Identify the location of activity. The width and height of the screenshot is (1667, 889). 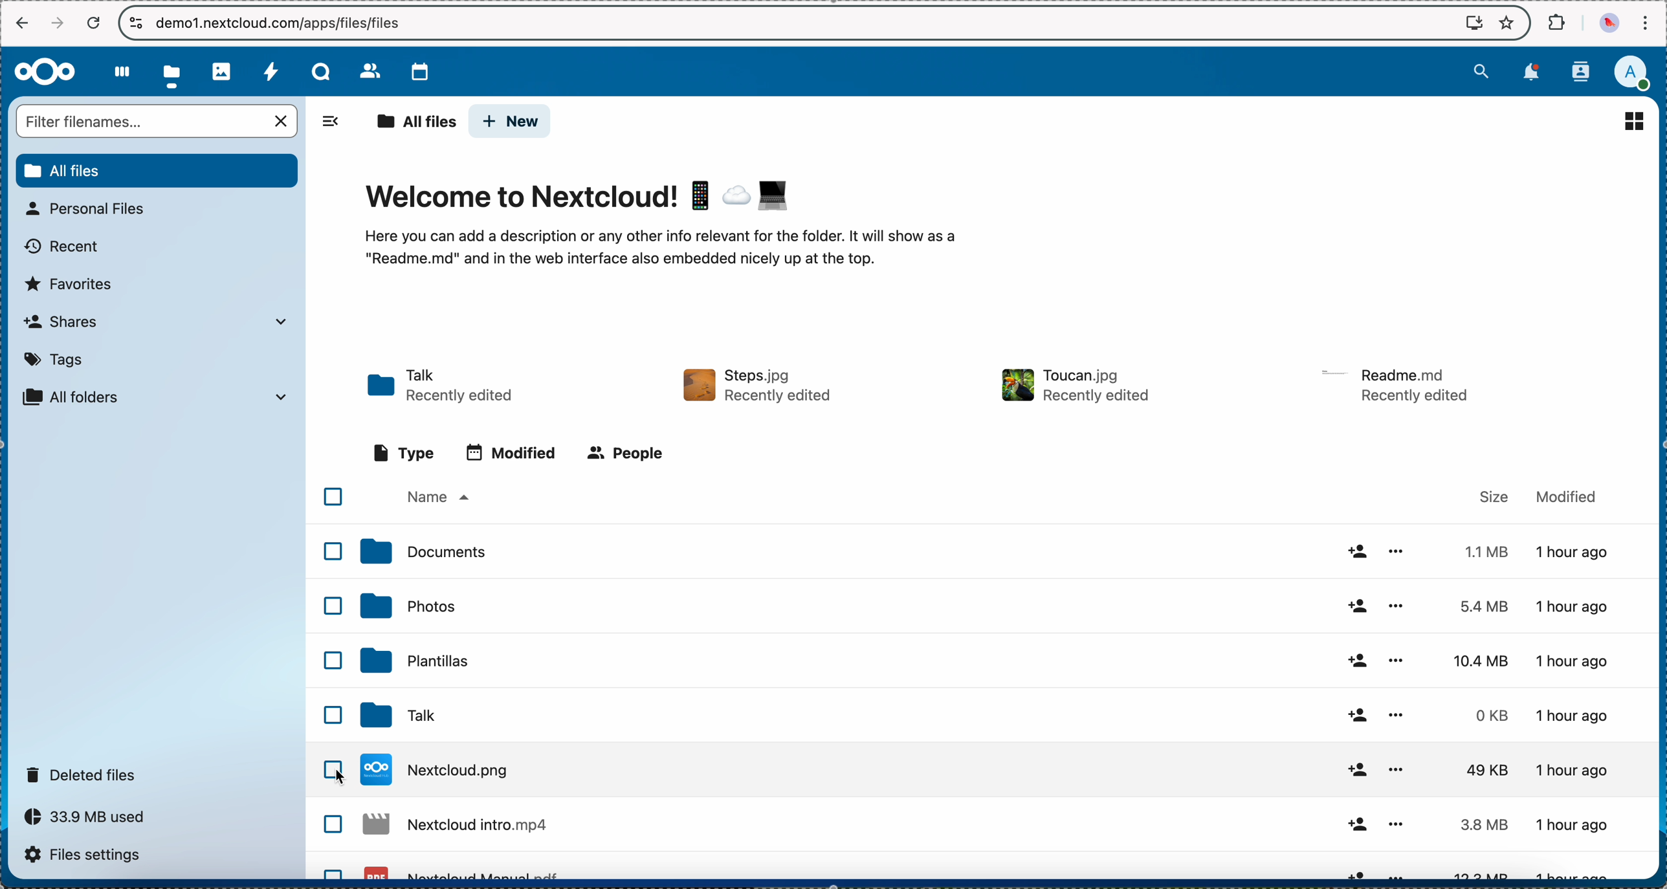
(270, 69).